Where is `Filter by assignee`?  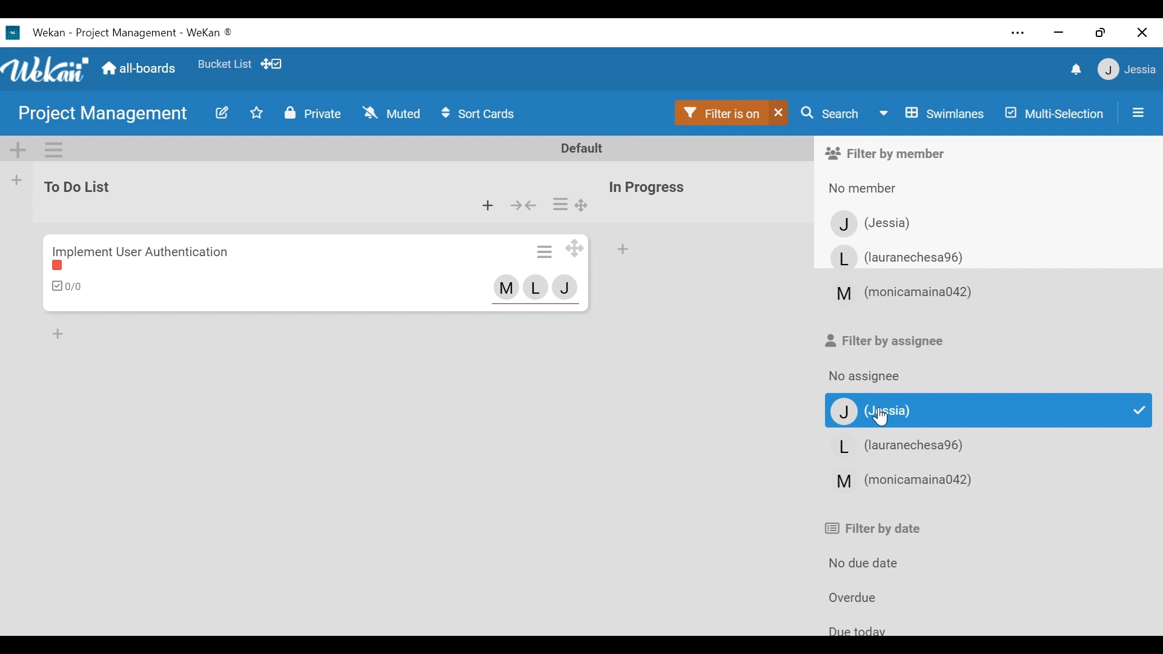
Filter by assignee is located at coordinates (899, 342).